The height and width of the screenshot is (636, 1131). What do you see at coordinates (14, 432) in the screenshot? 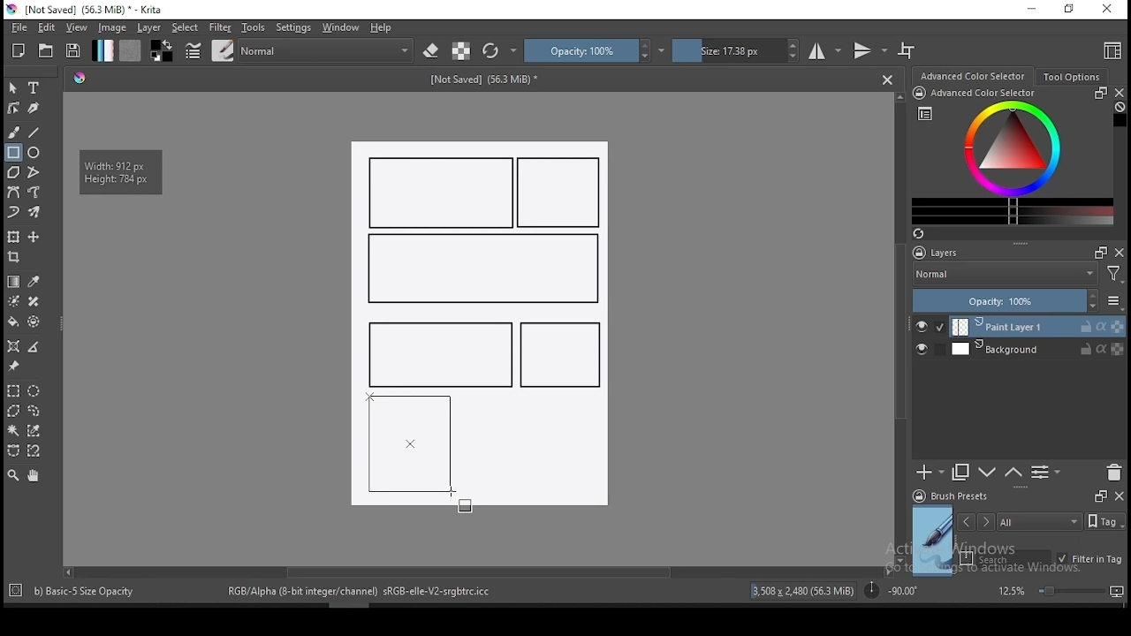
I see `contiguous selection tool` at bounding box center [14, 432].